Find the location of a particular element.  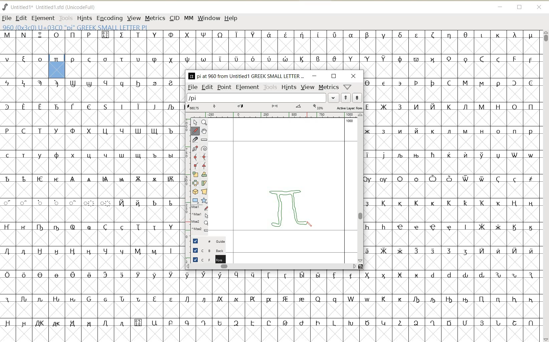

glyph characters is located at coordinates (361, 307).